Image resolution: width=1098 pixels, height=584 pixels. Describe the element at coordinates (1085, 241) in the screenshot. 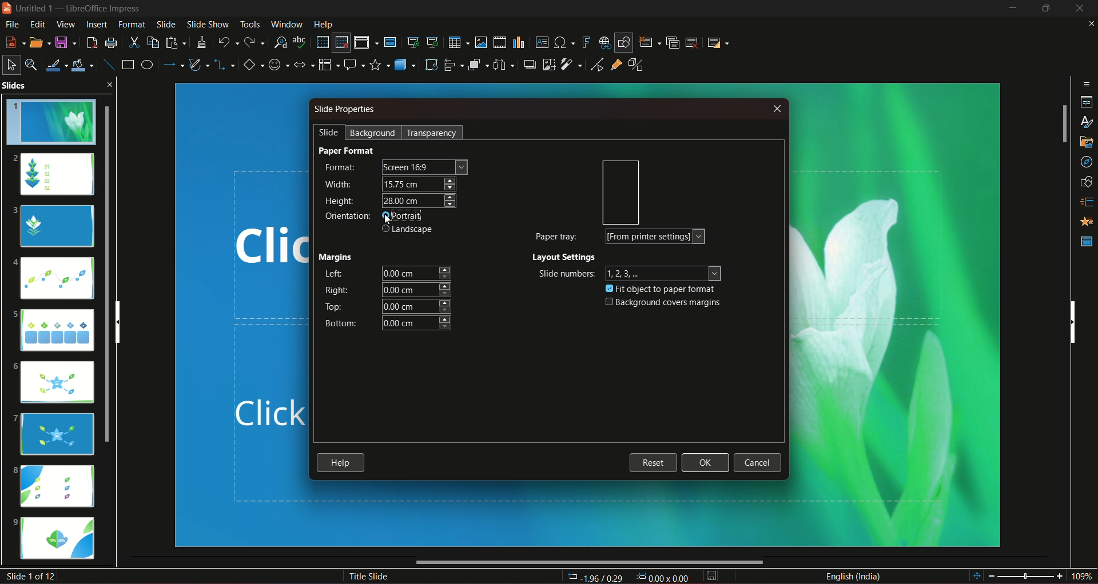

I see `master slides ` at that location.